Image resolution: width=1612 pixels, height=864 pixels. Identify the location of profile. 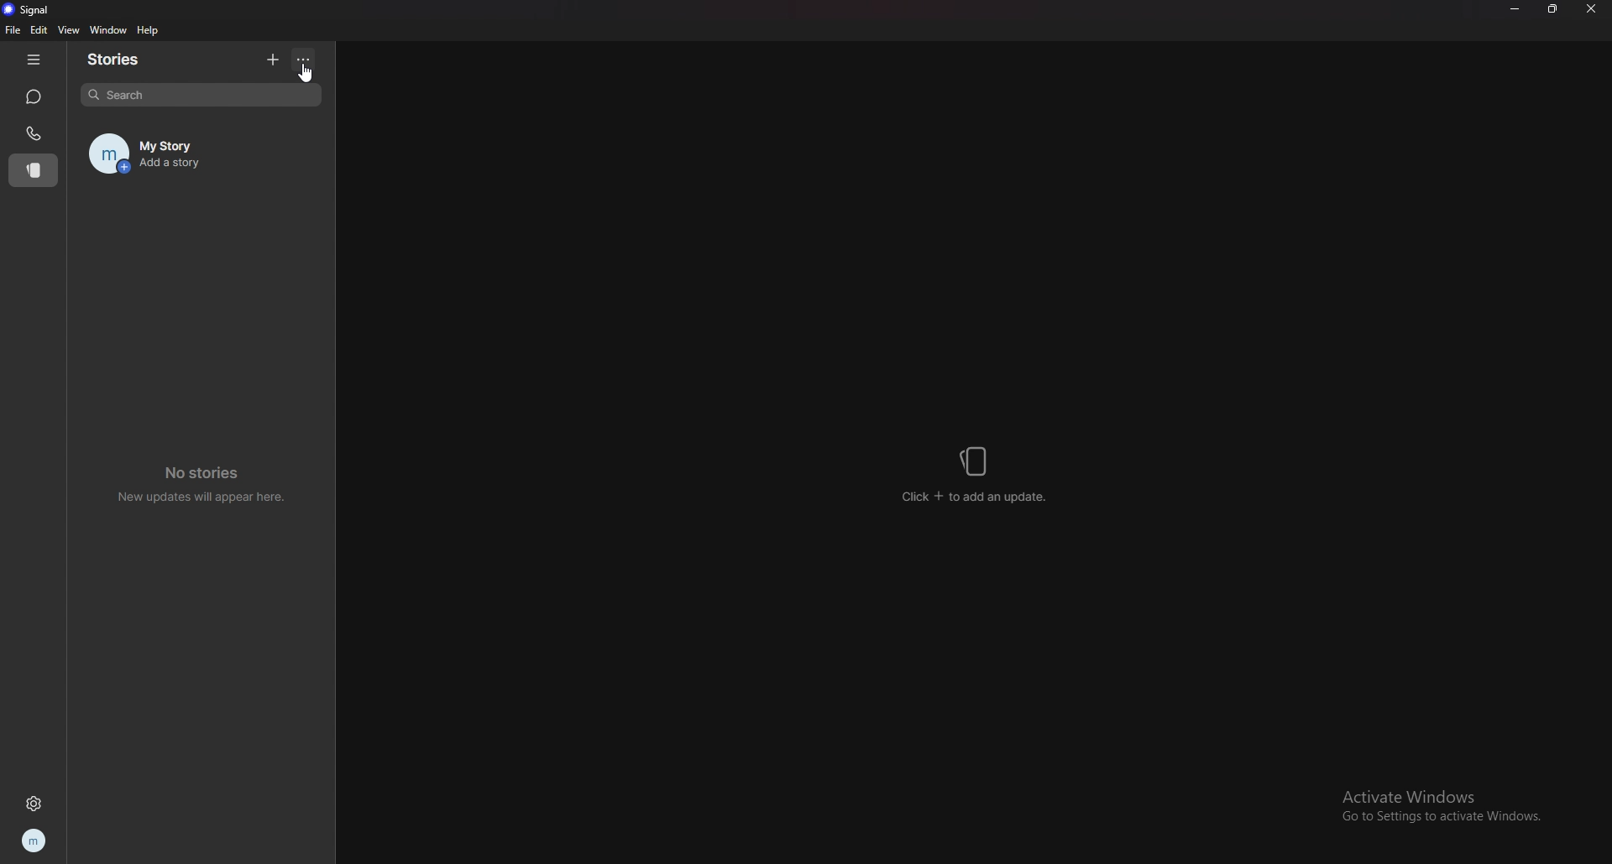
(35, 838).